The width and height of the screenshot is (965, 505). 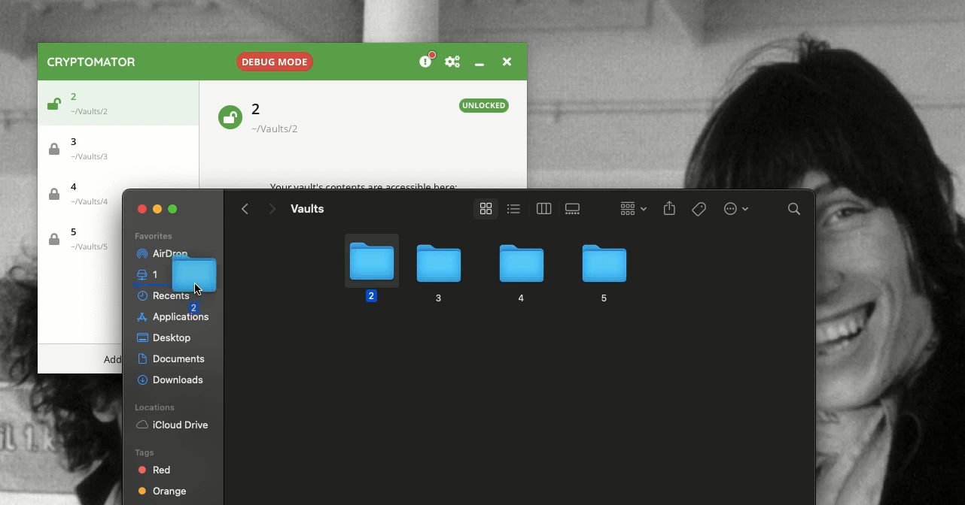 What do you see at coordinates (519, 274) in the screenshot?
I see `4` at bounding box center [519, 274].